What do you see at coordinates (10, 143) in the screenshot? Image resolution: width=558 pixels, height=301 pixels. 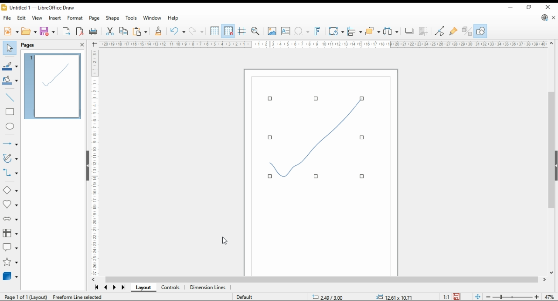 I see `arrows ` at bounding box center [10, 143].